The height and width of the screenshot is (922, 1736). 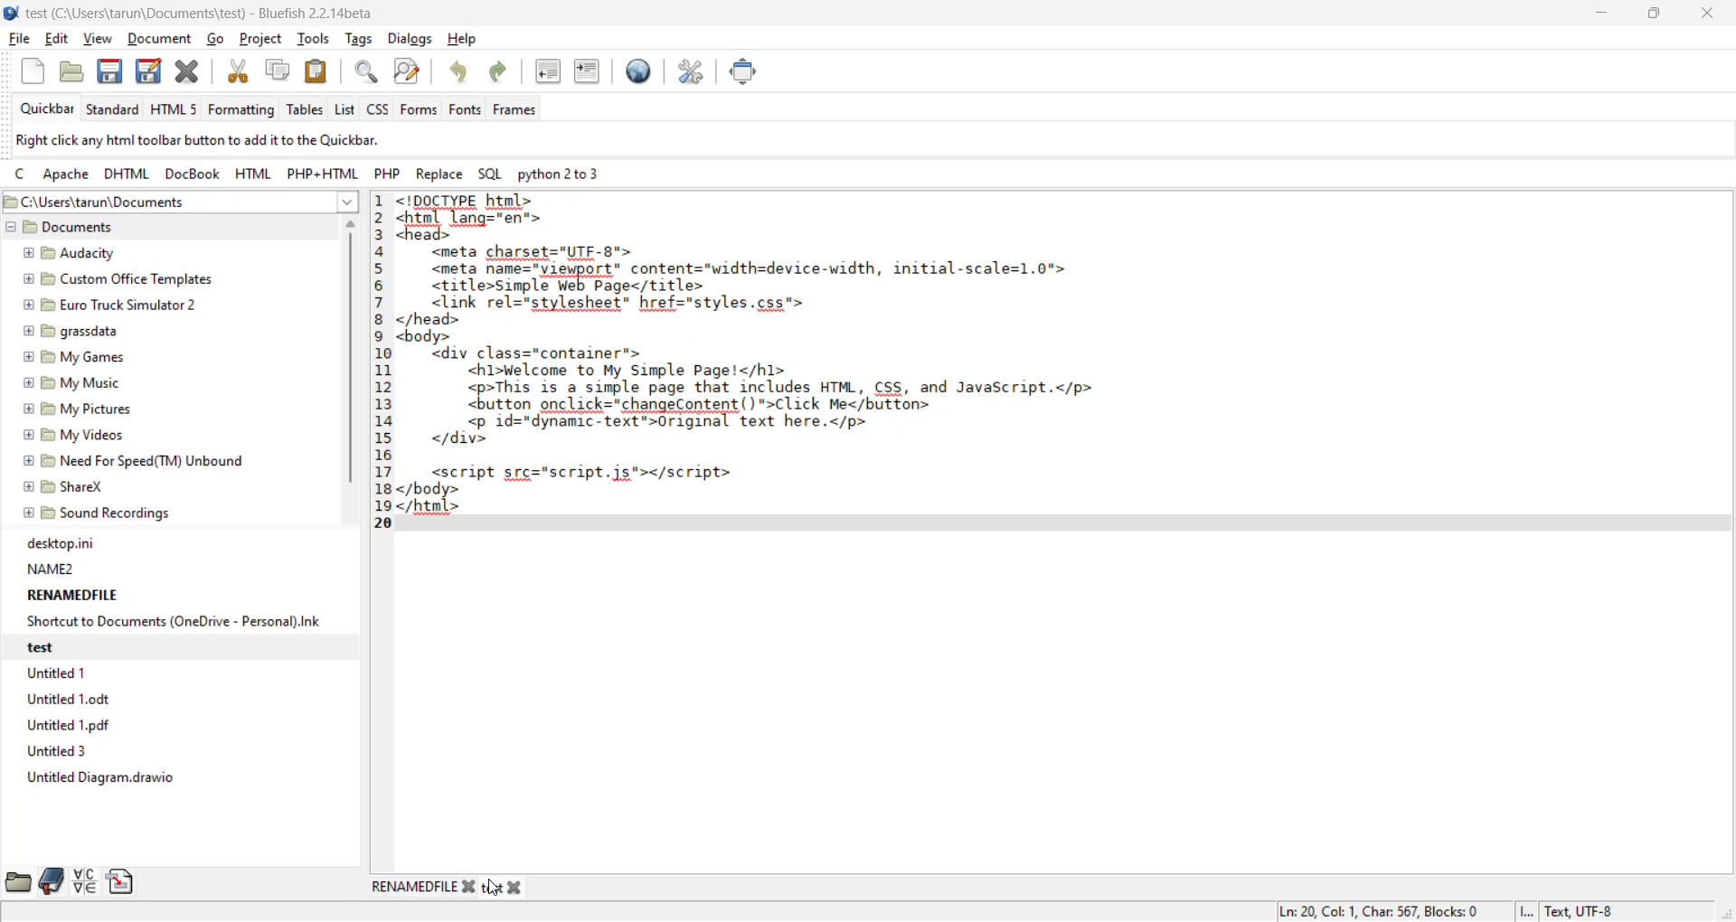 I want to click on tags, so click(x=358, y=39).